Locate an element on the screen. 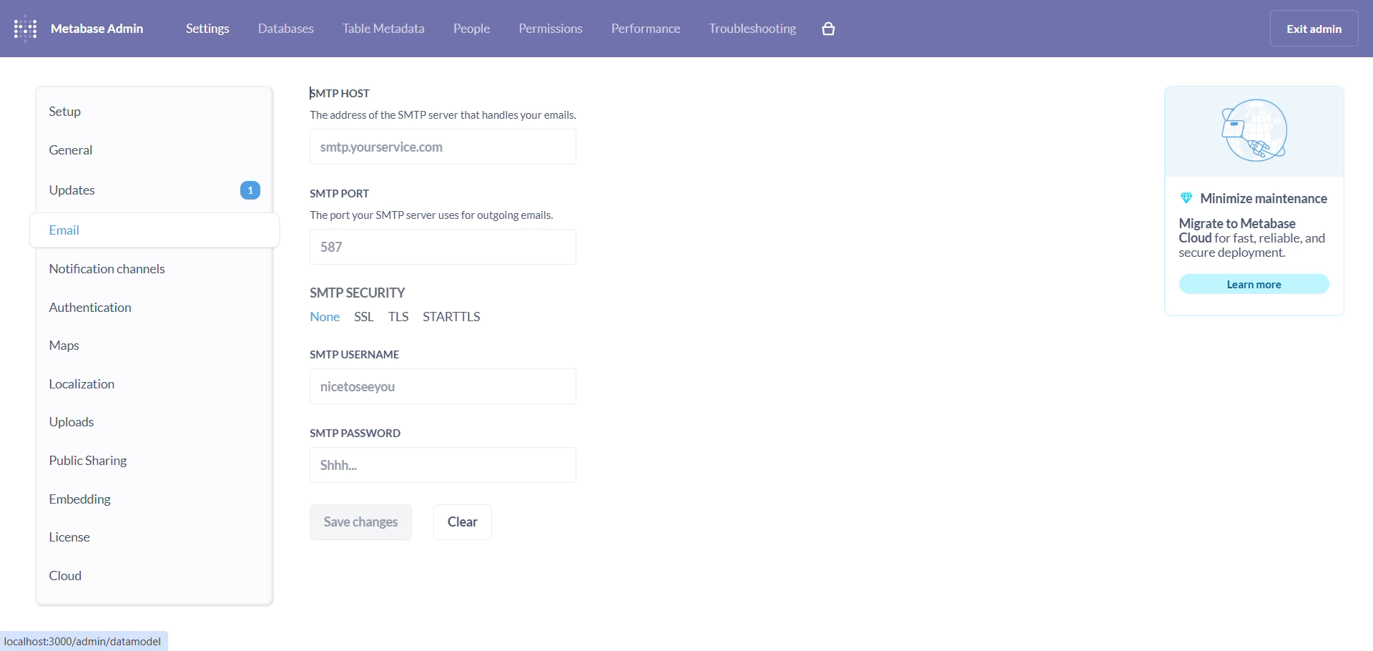 The image size is (1373, 651). trouble shooting is located at coordinates (754, 29).